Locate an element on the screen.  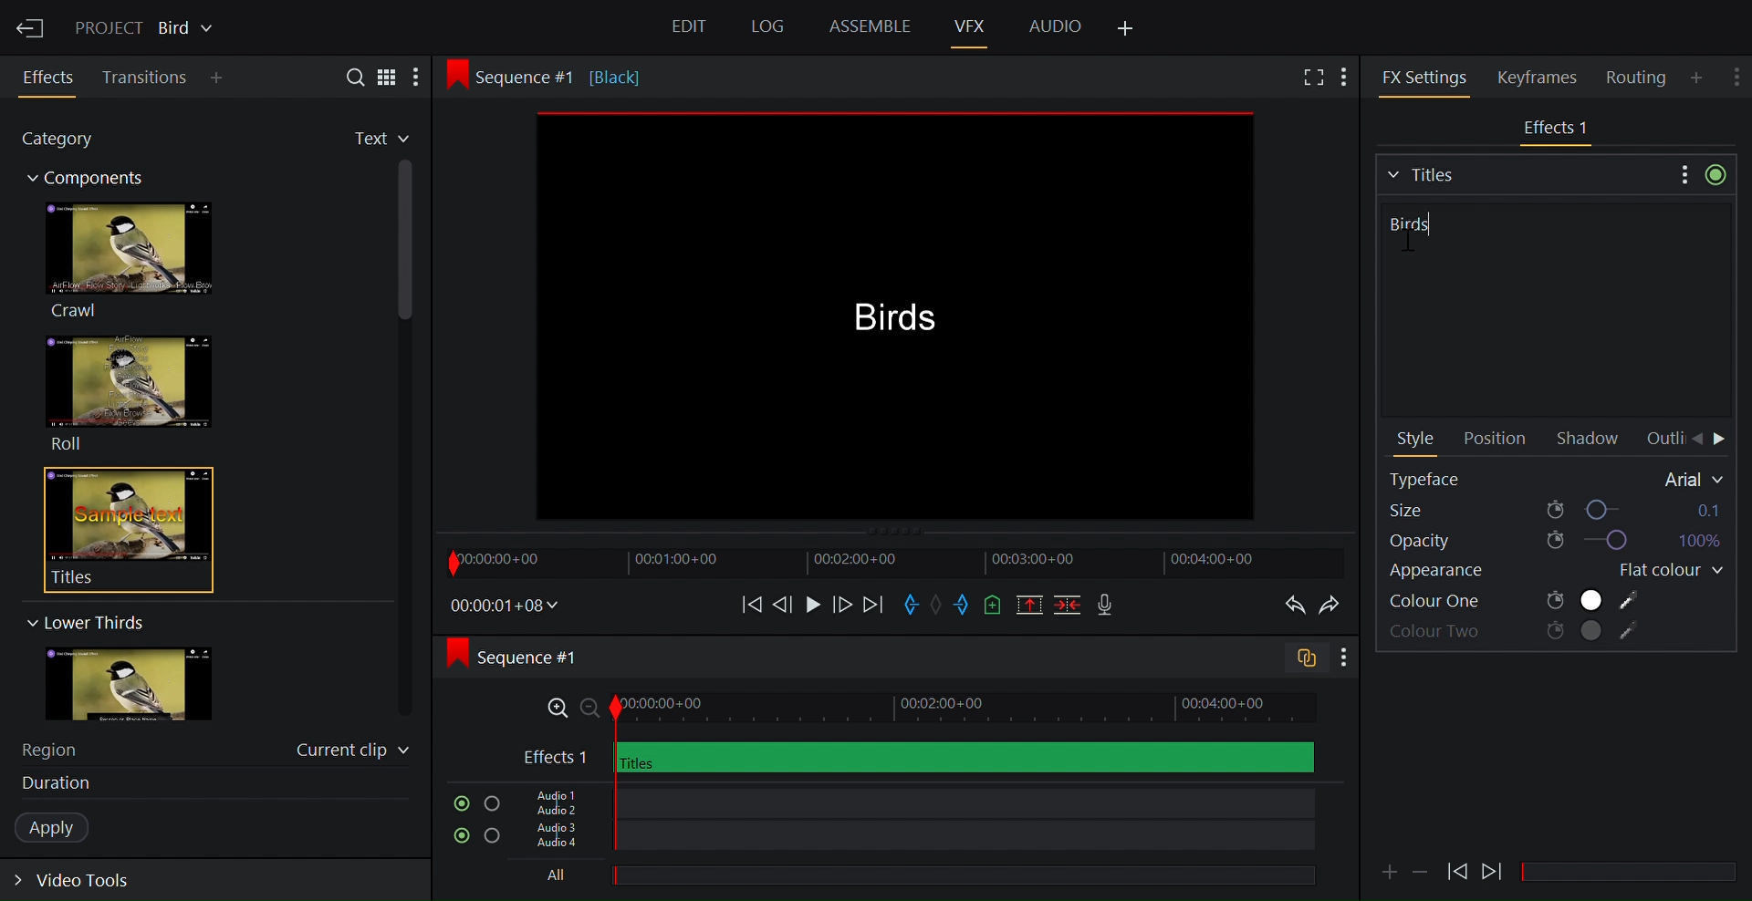
Mark out is located at coordinates (963, 606).